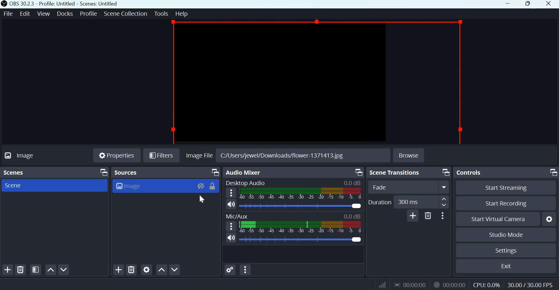  Describe the element at coordinates (236, 216) in the screenshot. I see `Mic/Aux` at that location.